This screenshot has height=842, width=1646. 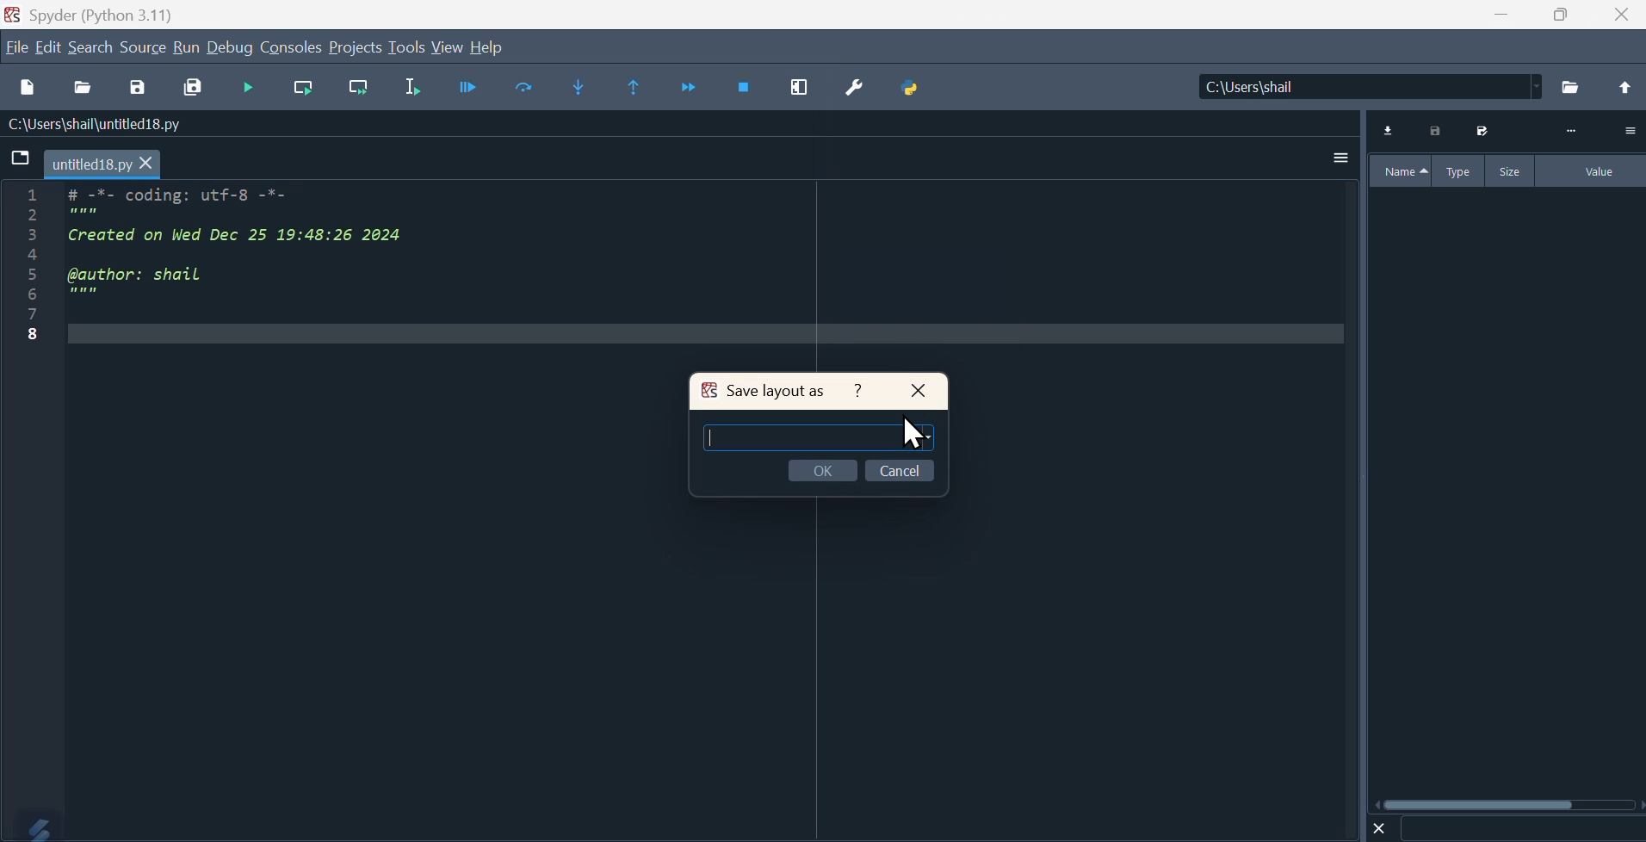 I want to click on Debug, so click(x=231, y=46).